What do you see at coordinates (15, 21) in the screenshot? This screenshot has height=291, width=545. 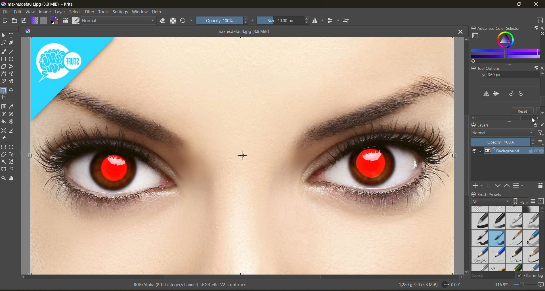 I see `open` at bounding box center [15, 21].